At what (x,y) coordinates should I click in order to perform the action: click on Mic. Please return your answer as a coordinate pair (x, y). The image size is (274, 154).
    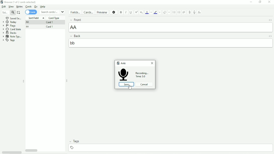
    Looking at the image, I should click on (122, 74).